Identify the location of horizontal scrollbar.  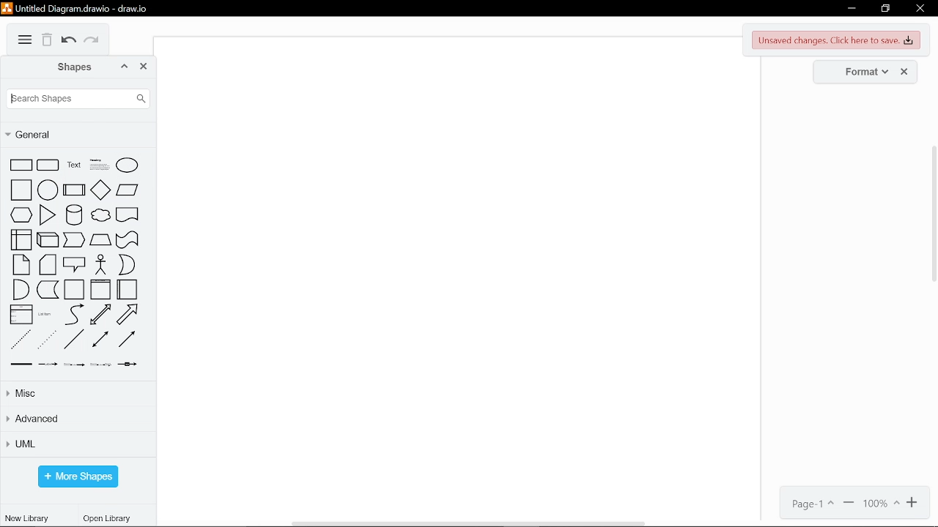
(470, 523).